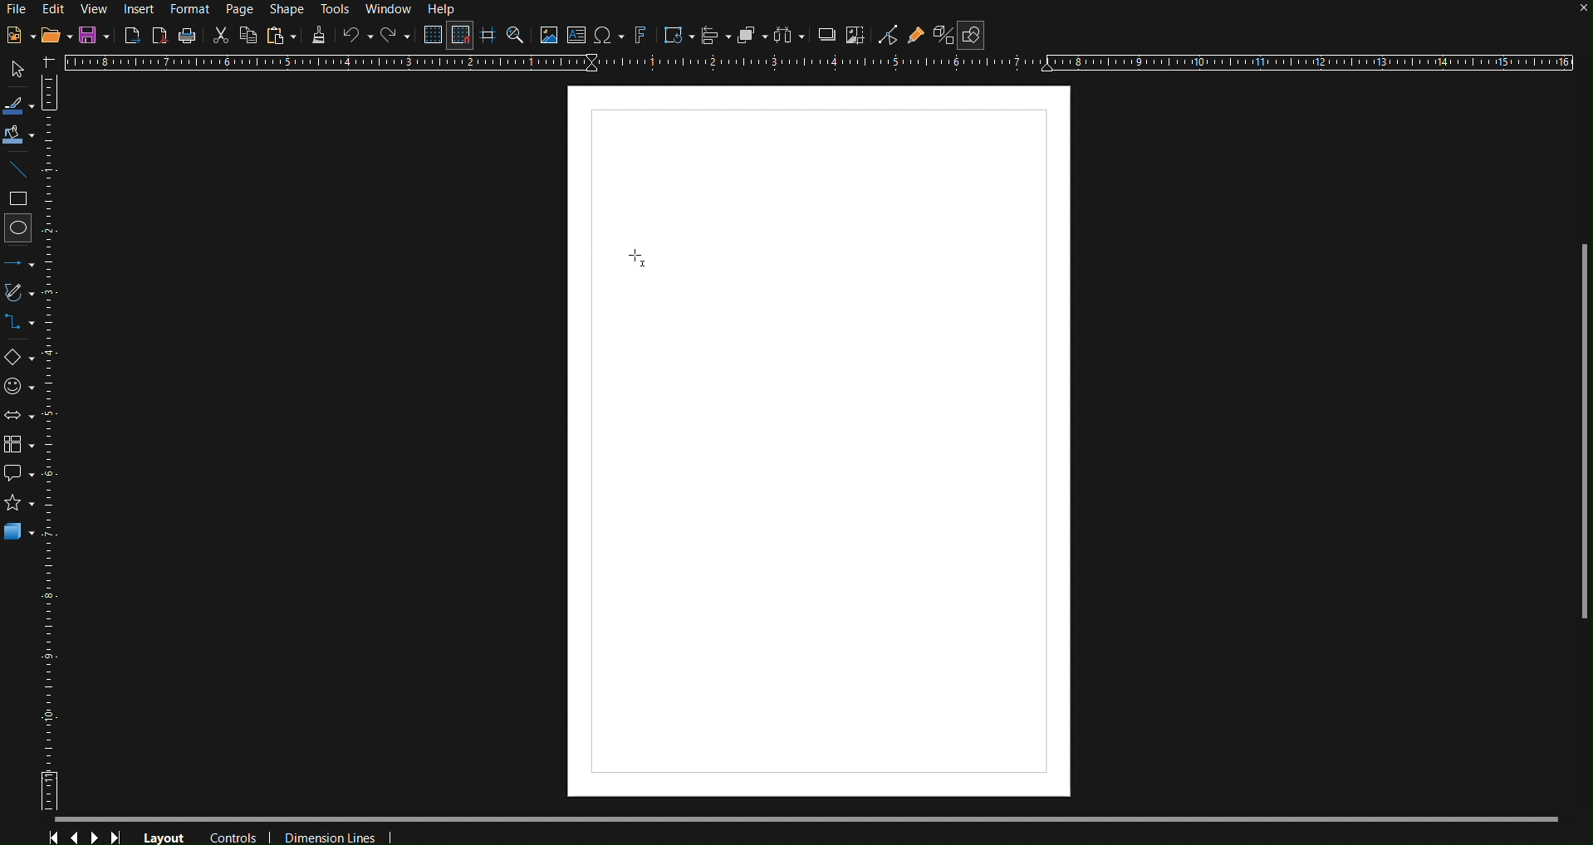 This screenshot has height=845, width=1593. Describe the element at coordinates (576, 37) in the screenshot. I see `Insert Texbox` at that location.